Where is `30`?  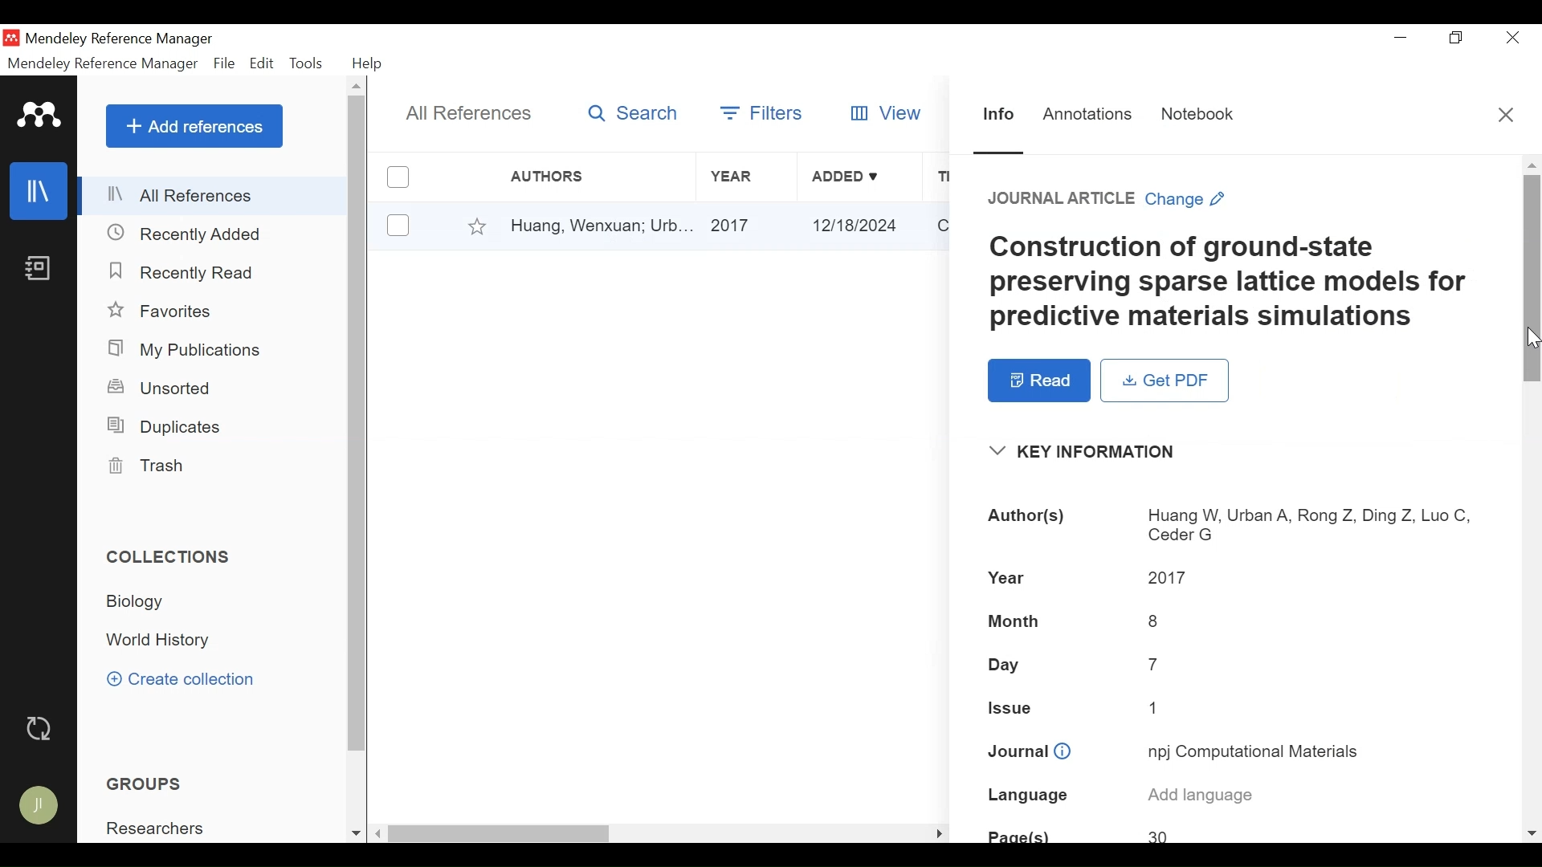
30 is located at coordinates (1161, 836).